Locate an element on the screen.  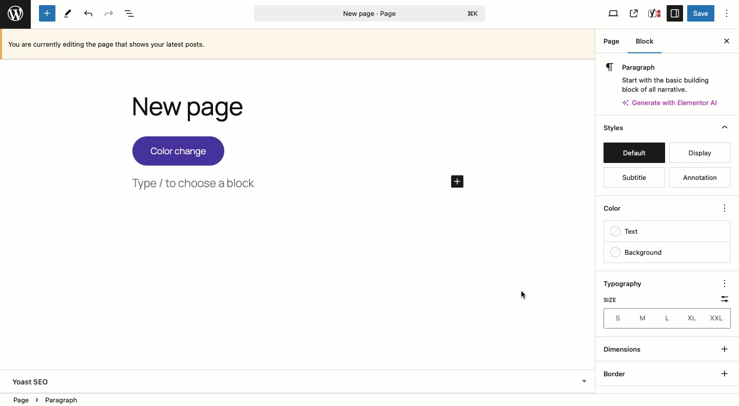
add block is located at coordinates (455, 182).